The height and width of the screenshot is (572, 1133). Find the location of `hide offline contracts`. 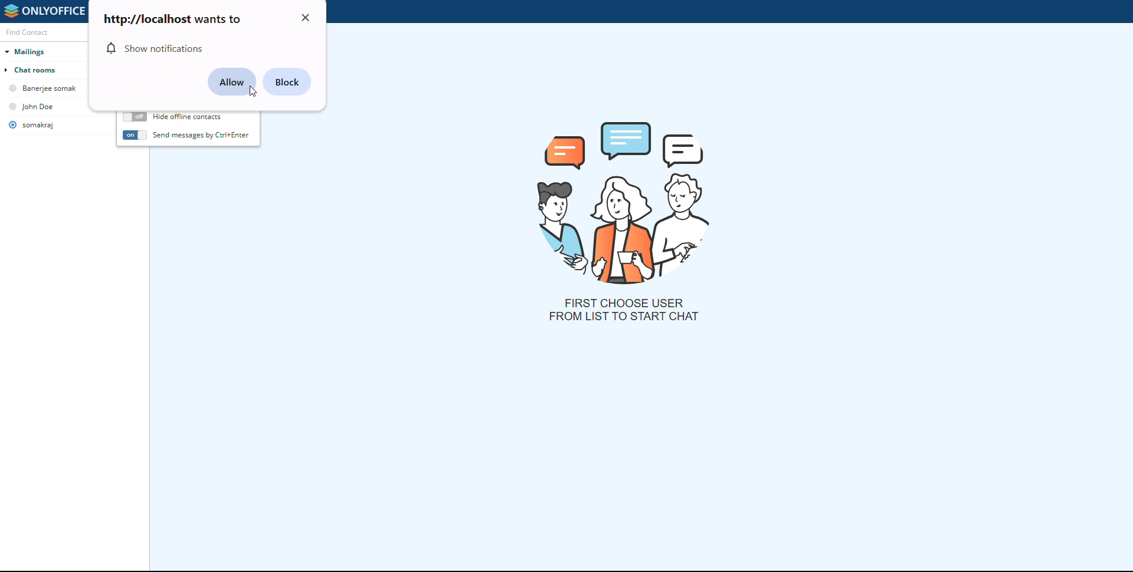

hide offline contracts is located at coordinates (135, 117).